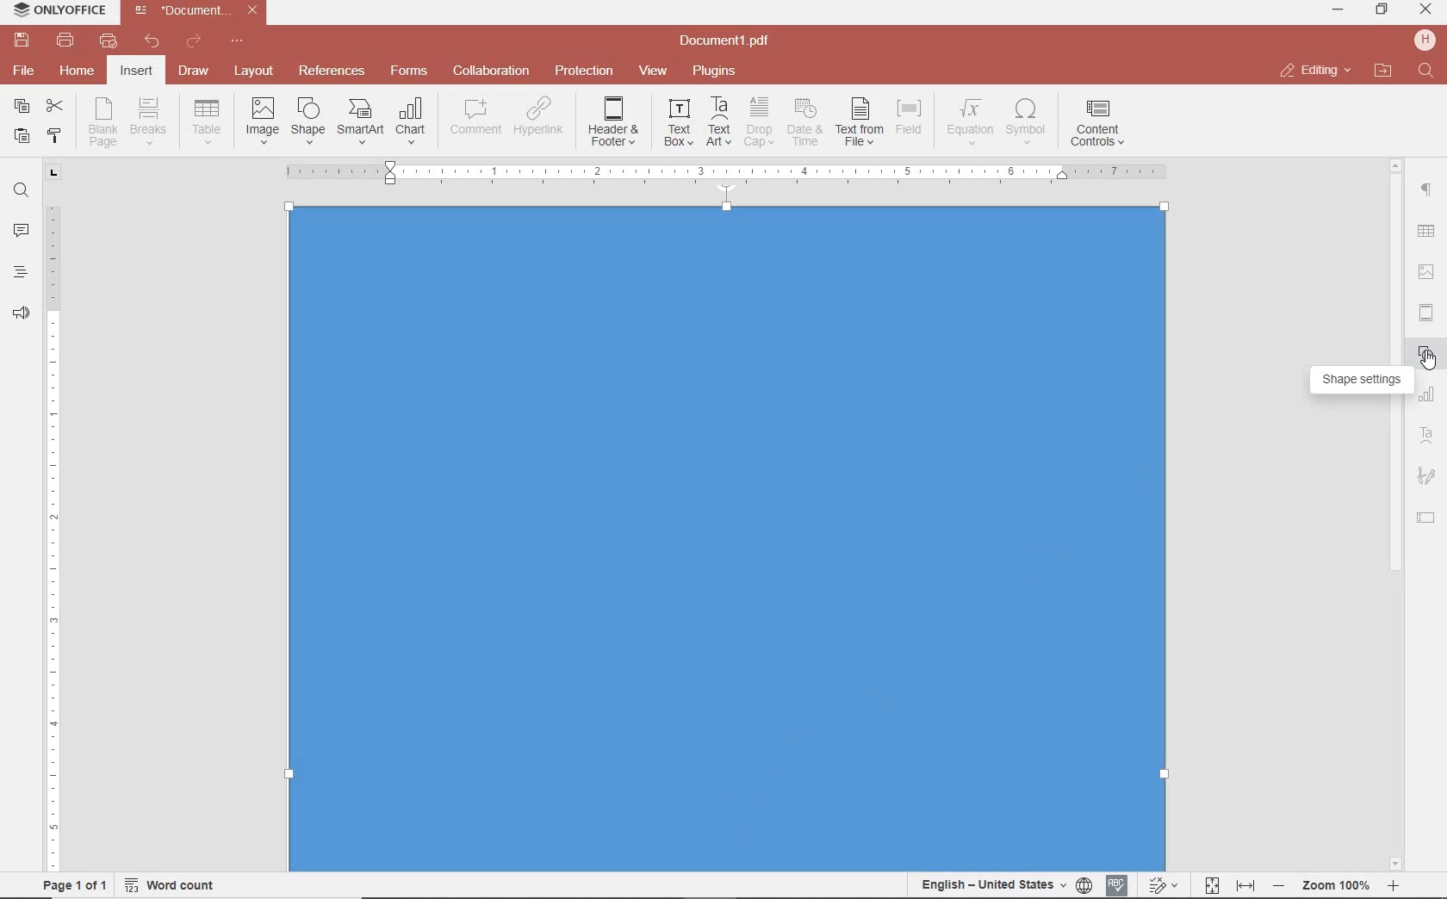  Describe the element at coordinates (615, 122) in the screenshot. I see `EDIT HEADER OR FOOTER` at that location.